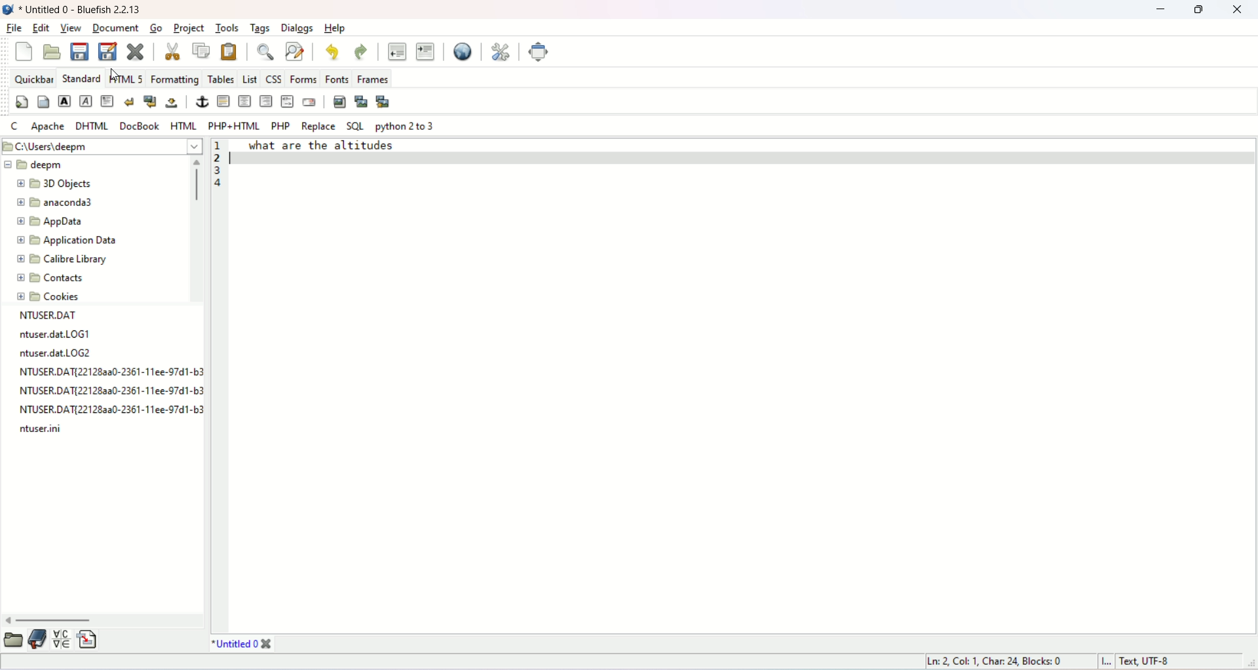  Describe the element at coordinates (540, 51) in the screenshot. I see `fullscreen` at that location.